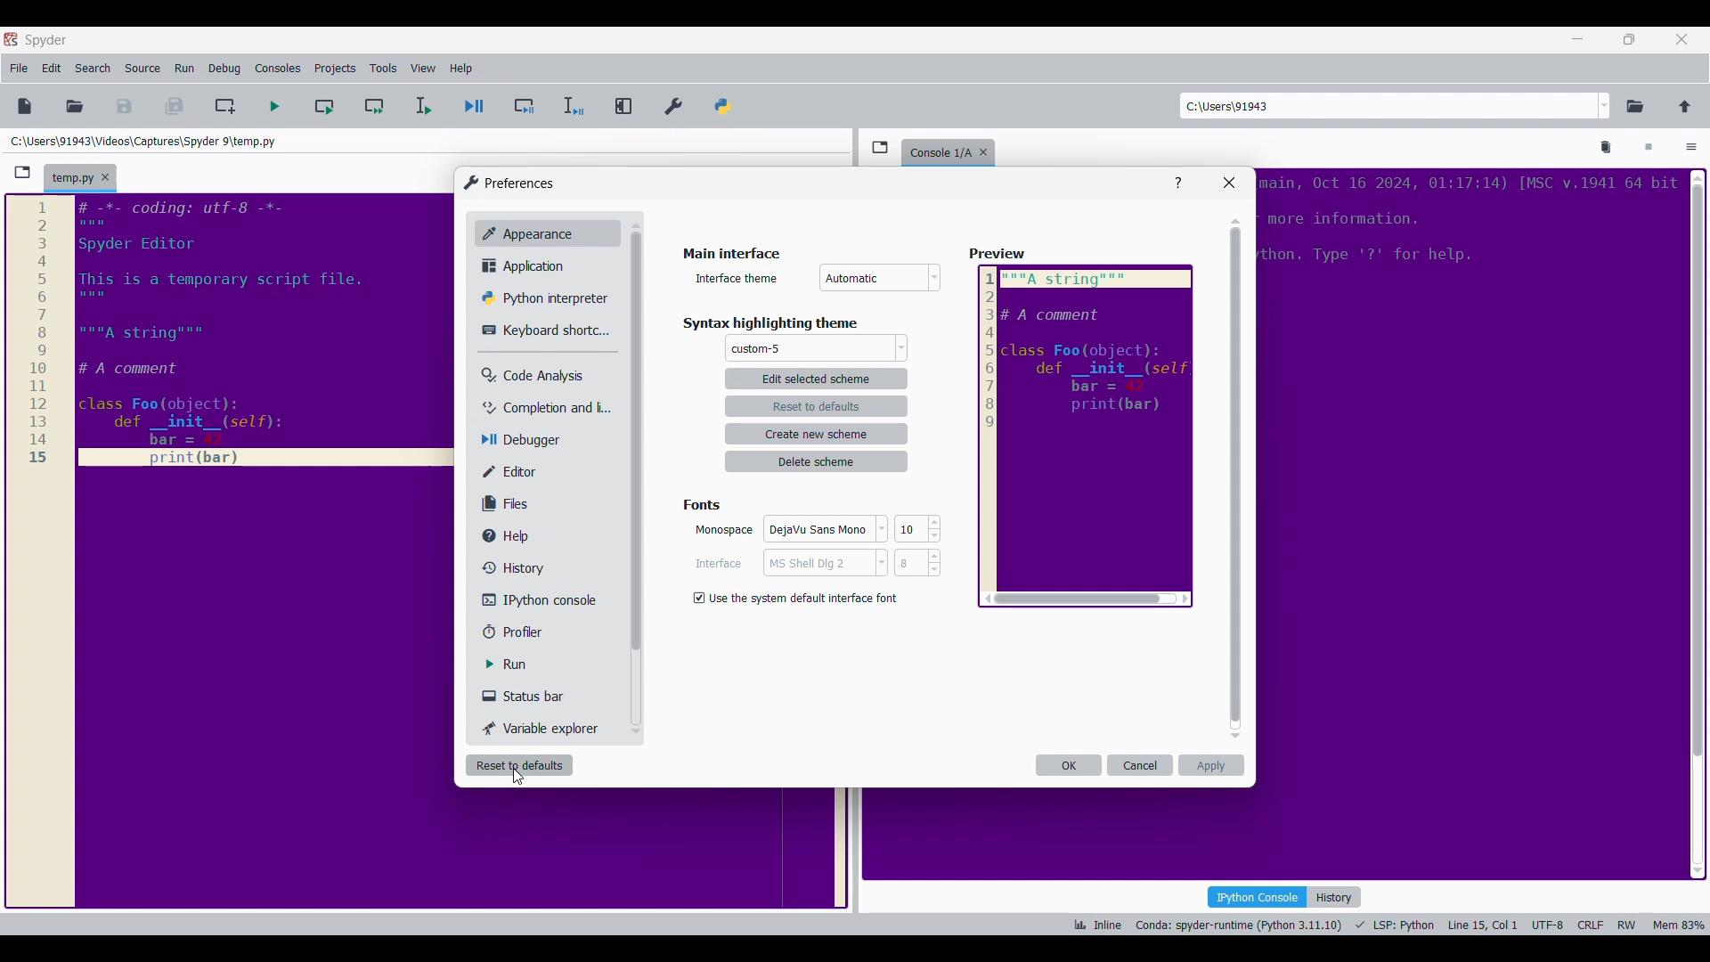  Describe the element at coordinates (1606, 149) in the screenshot. I see `Remove all variables from namespace` at that location.